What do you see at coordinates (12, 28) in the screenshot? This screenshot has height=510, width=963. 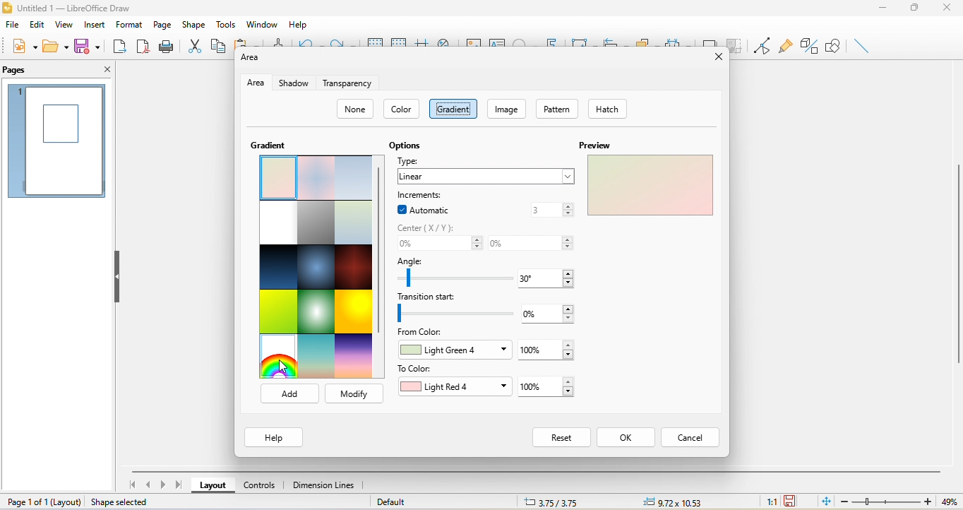 I see `file` at bounding box center [12, 28].